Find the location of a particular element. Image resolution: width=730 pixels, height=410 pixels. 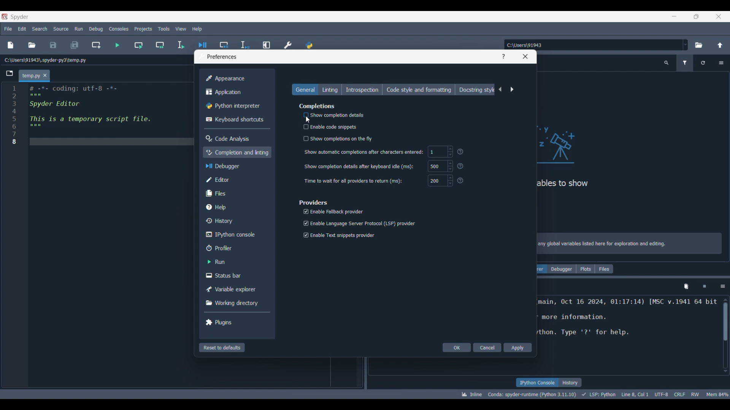

File menu is located at coordinates (8, 29).